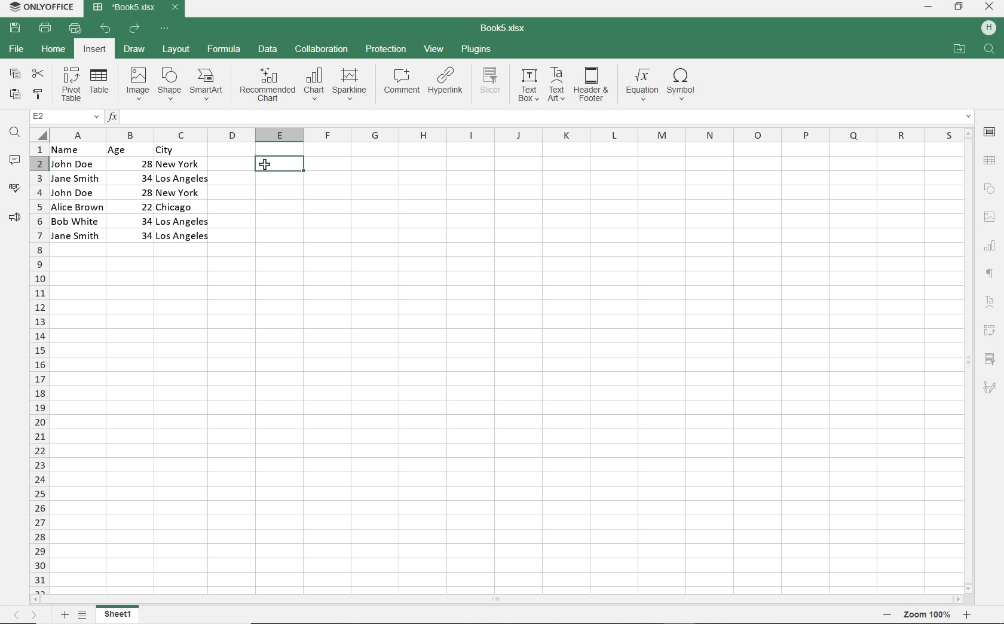  What do you see at coordinates (176, 50) in the screenshot?
I see `LAYOUT` at bounding box center [176, 50].